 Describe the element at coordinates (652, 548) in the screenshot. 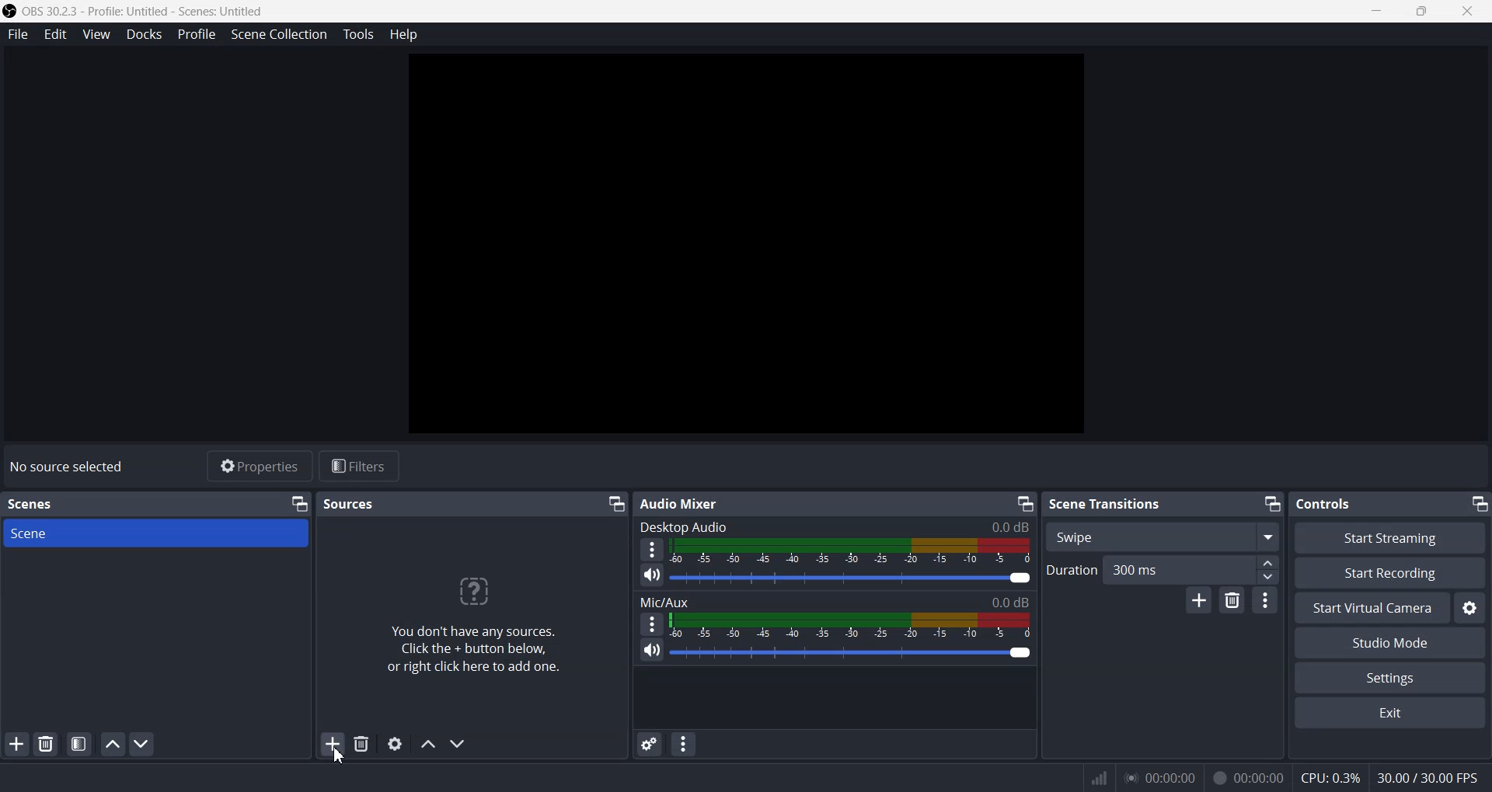

I see `More` at that location.